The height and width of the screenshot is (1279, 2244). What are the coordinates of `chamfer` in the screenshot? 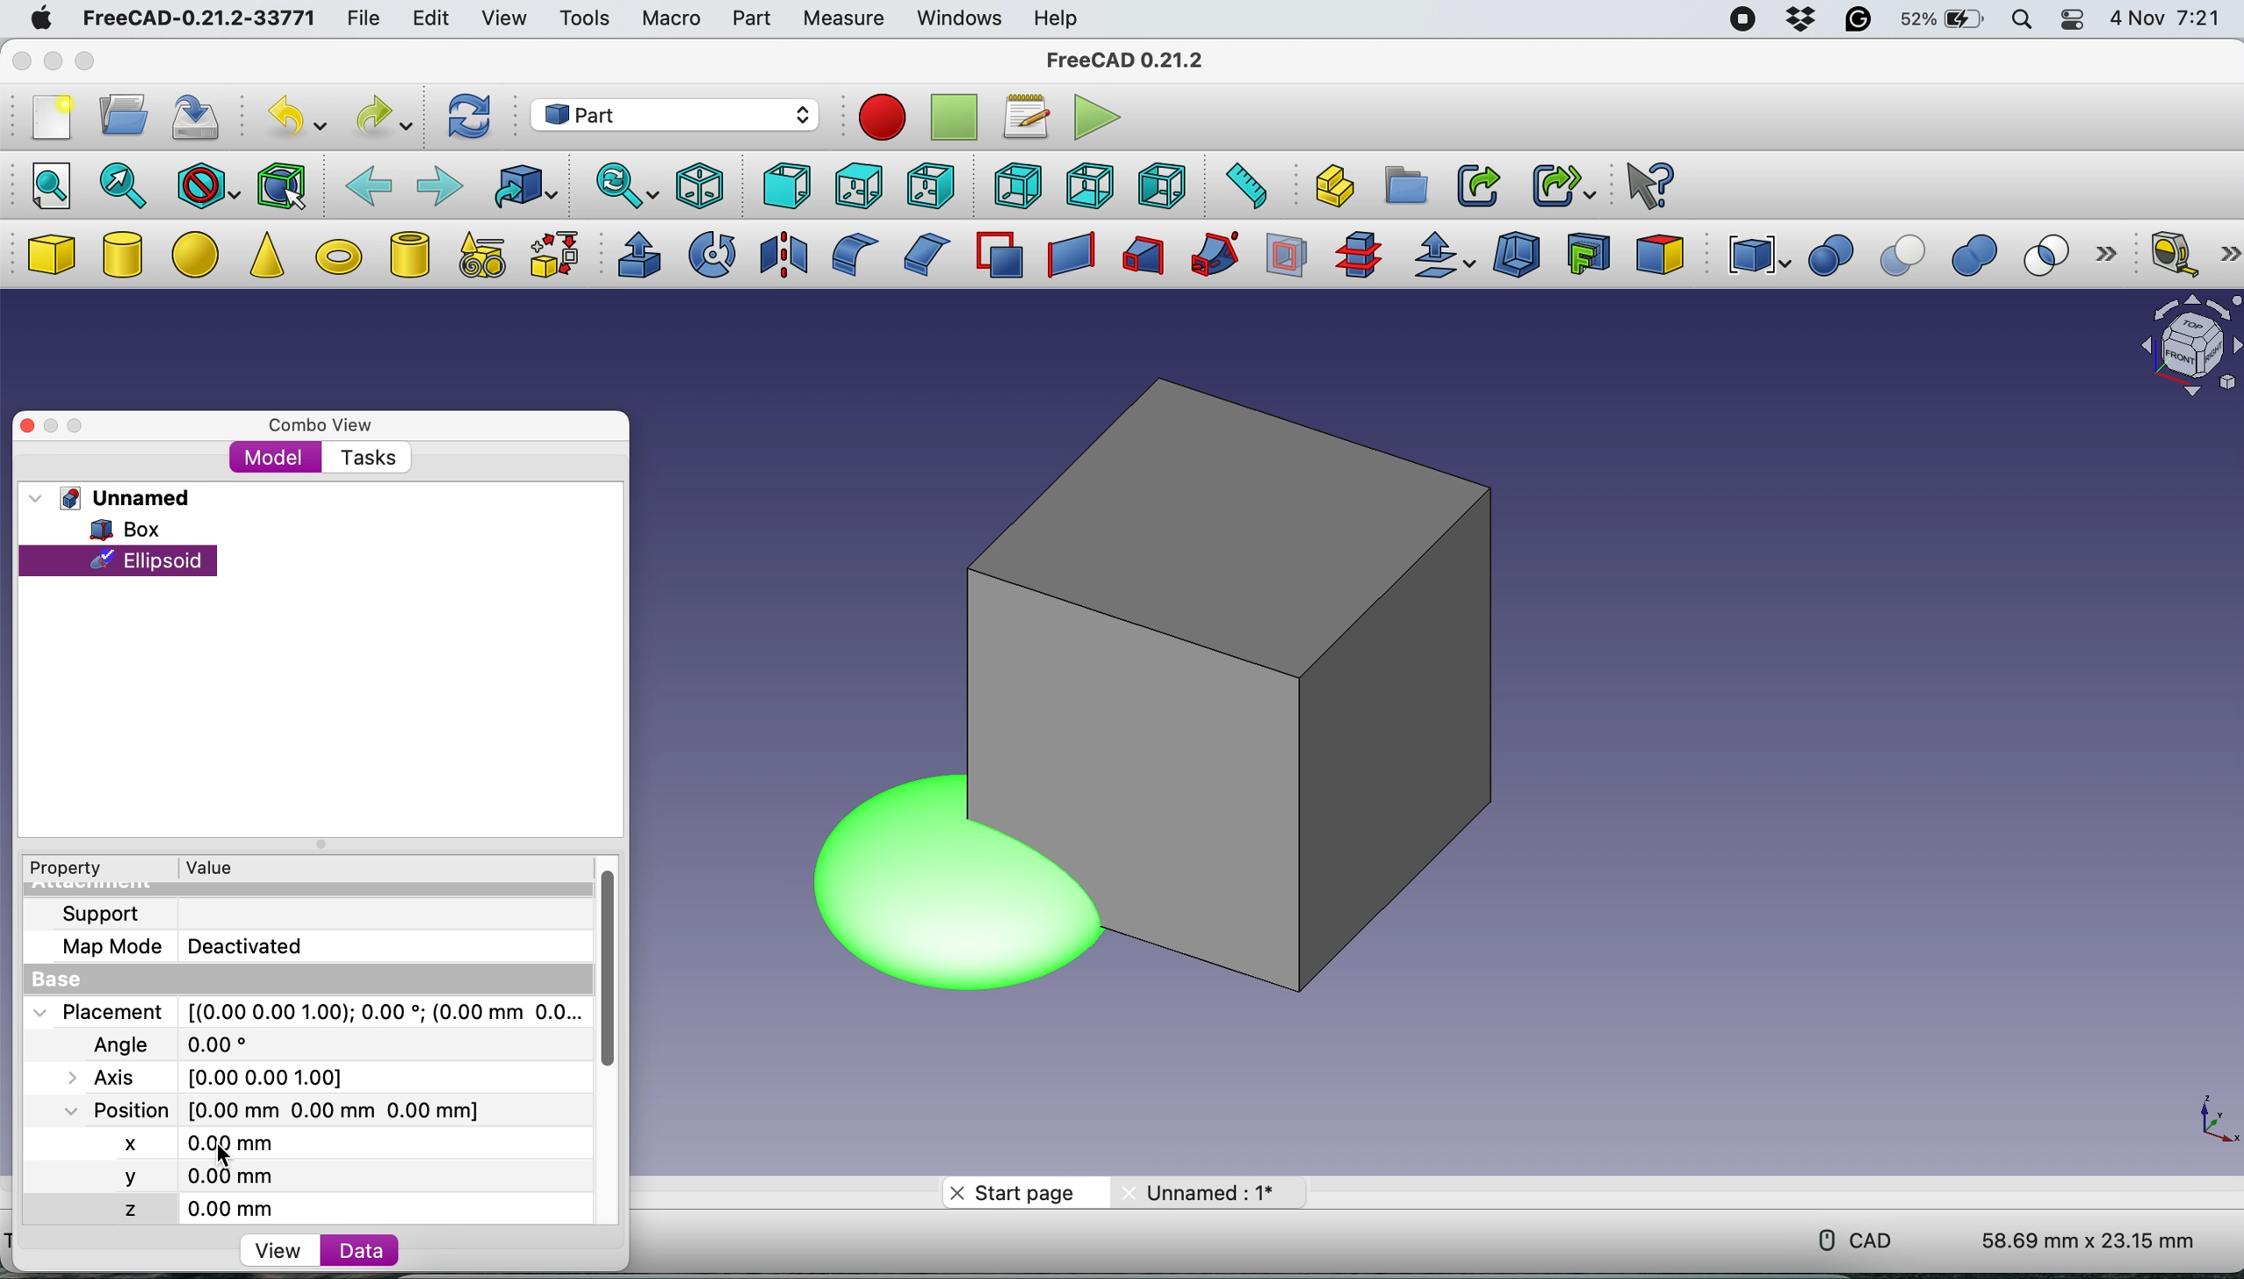 It's located at (923, 253).